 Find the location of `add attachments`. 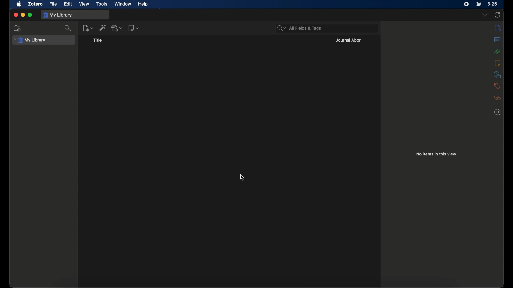

add attachments is located at coordinates (117, 28).